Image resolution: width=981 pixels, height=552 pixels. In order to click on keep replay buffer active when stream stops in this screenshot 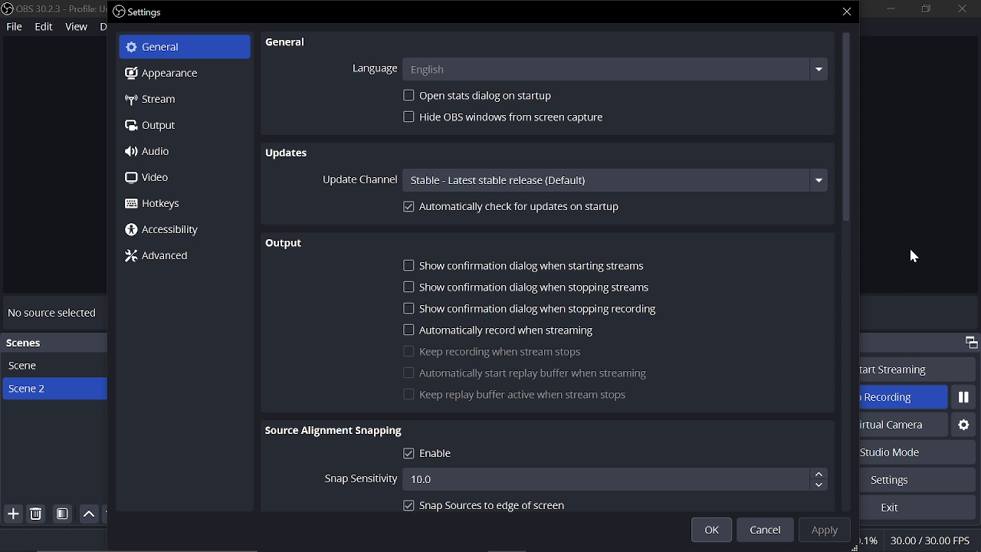, I will do `click(510, 395)`.